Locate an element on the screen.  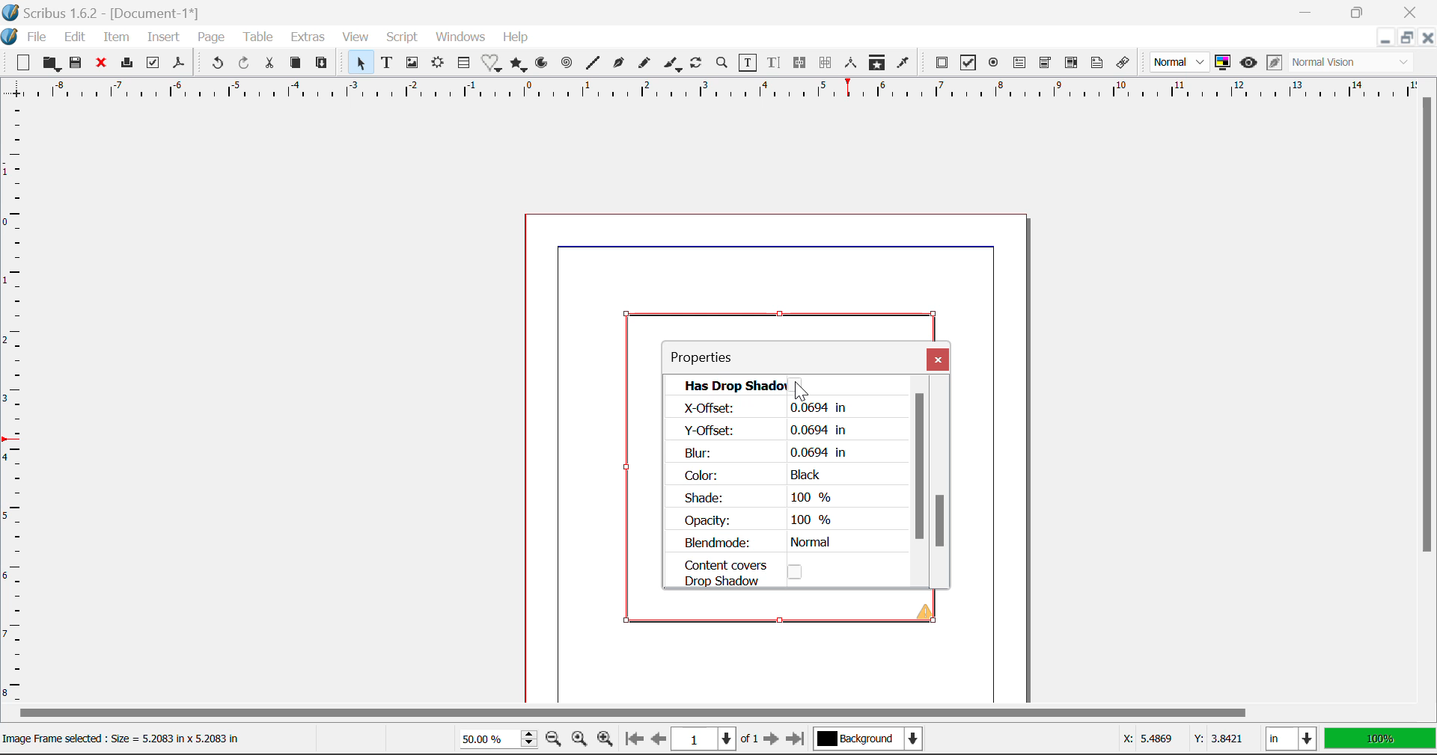
Y: 3.8421 is located at coordinates (1218, 740).